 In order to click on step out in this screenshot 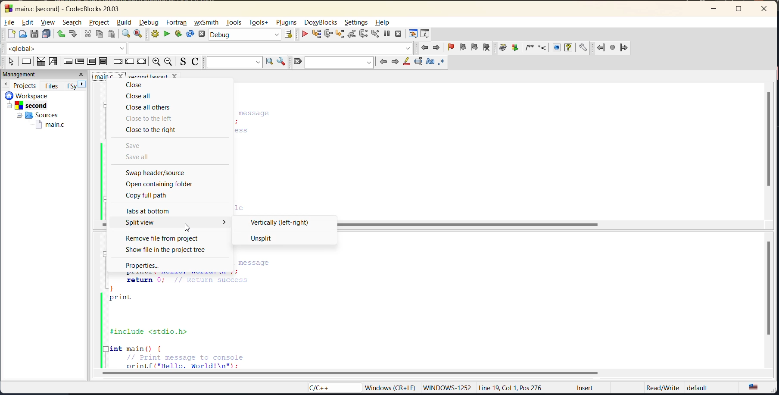, I will do `click(350, 35)`.